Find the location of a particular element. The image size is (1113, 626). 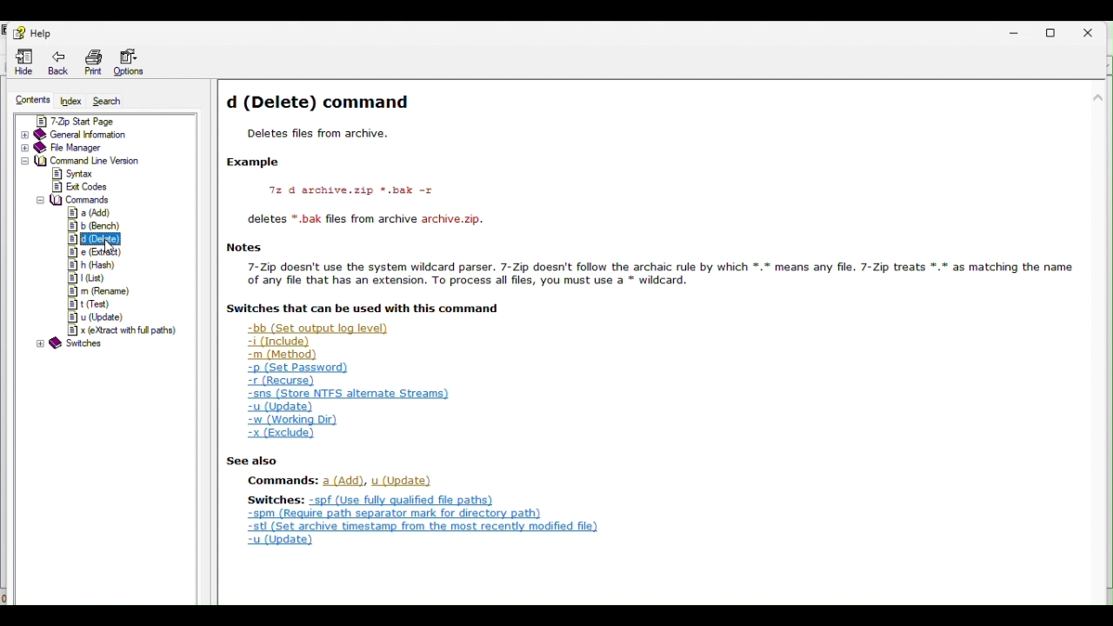

commands is located at coordinates (68, 200).